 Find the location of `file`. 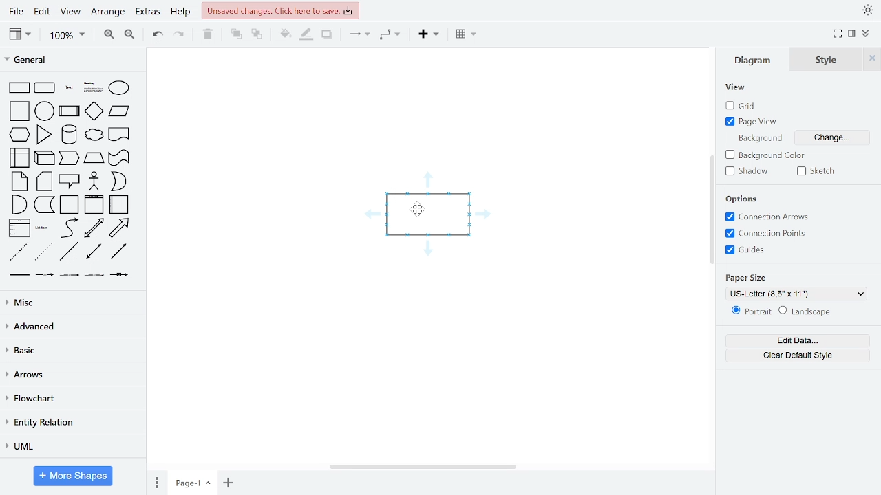

file is located at coordinates (15, 11).